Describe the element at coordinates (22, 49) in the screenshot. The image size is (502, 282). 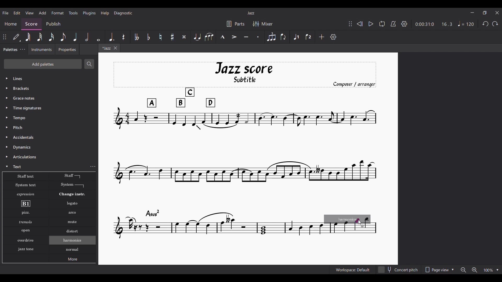
I see `Palette settings` at that location.